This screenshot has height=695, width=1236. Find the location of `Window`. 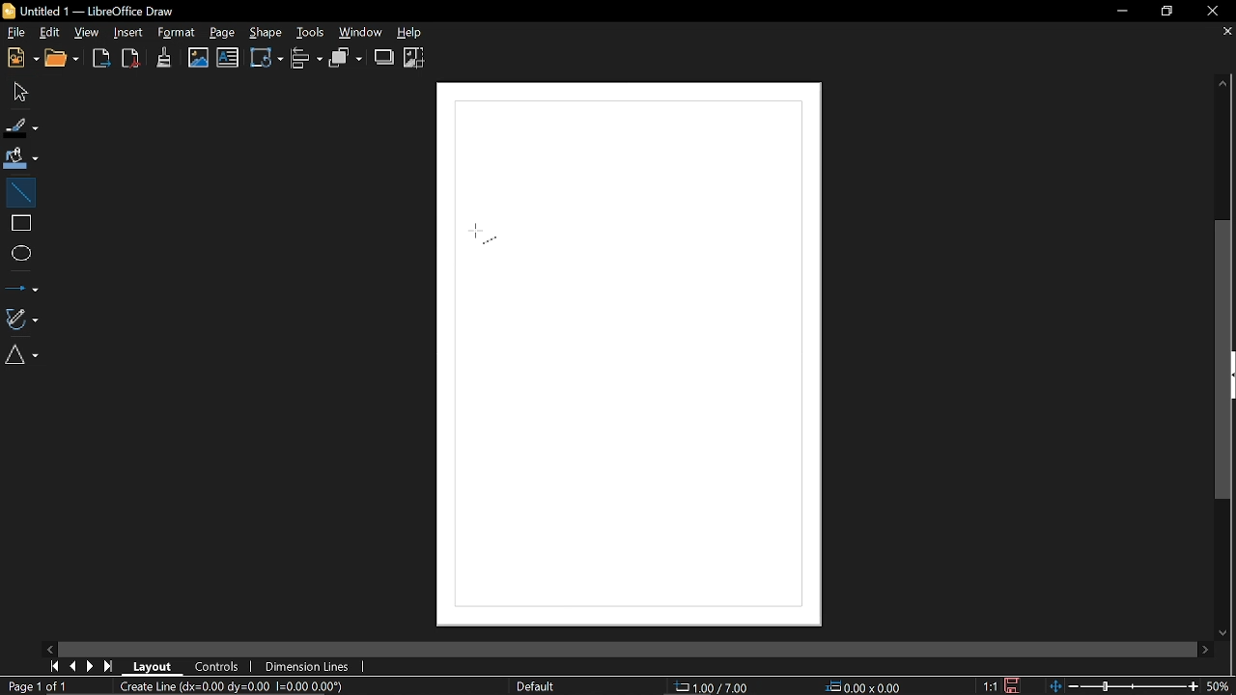

Window is located at coordinates (364, 33).